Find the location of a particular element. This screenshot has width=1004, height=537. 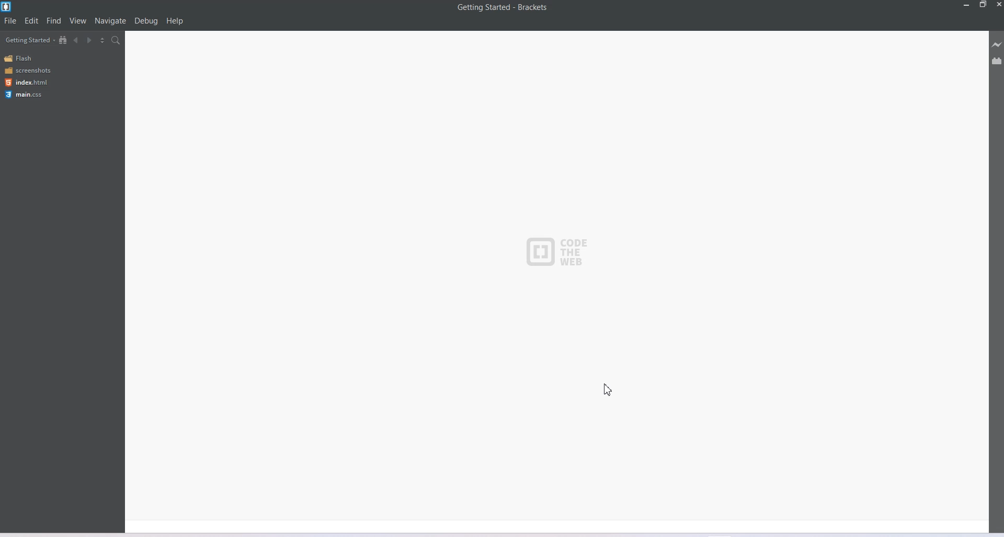

Close is located at coordinates (998, 5).